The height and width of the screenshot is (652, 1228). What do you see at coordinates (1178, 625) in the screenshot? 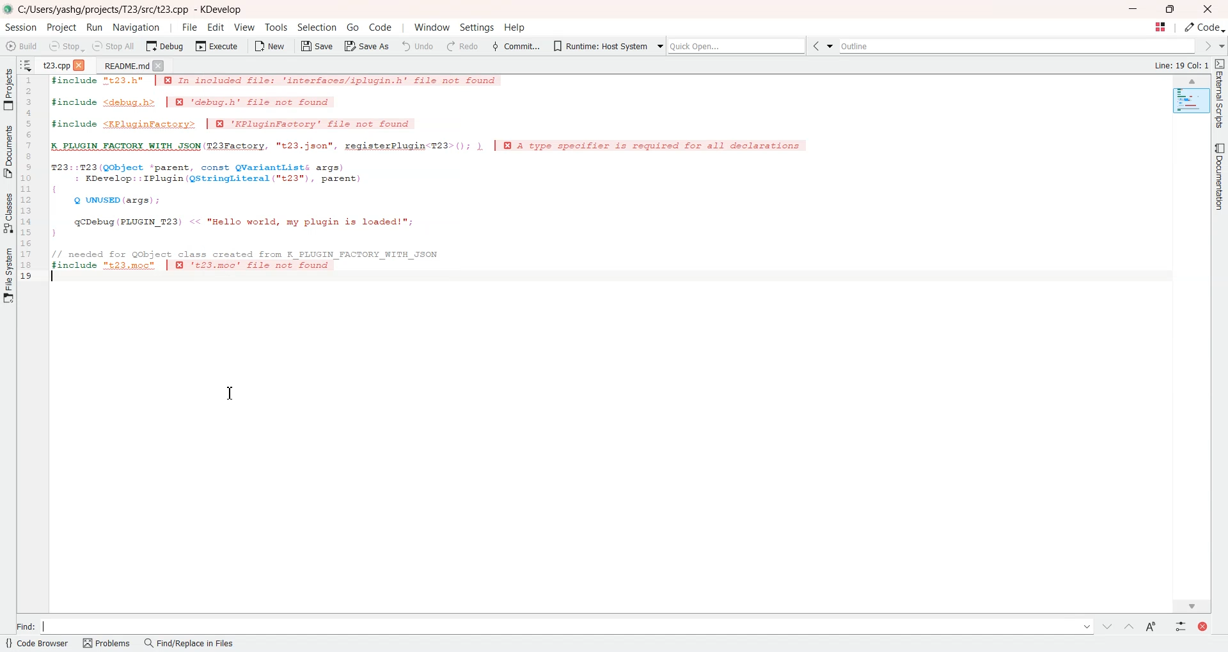
I see `Switch to power search and replace bar ` at bounding box center [1178, 625].